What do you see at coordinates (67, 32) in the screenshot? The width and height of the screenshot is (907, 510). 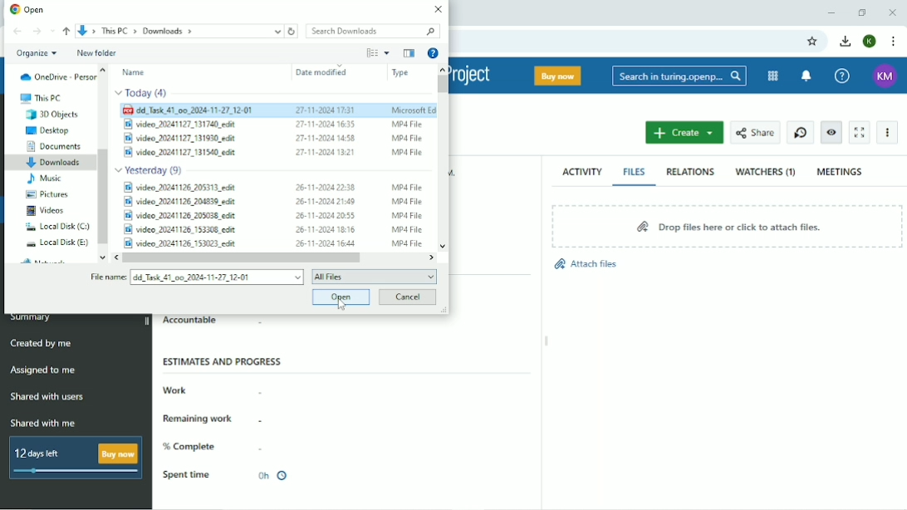 I see `Up to "This PC"` at bounding box center [67, 32].